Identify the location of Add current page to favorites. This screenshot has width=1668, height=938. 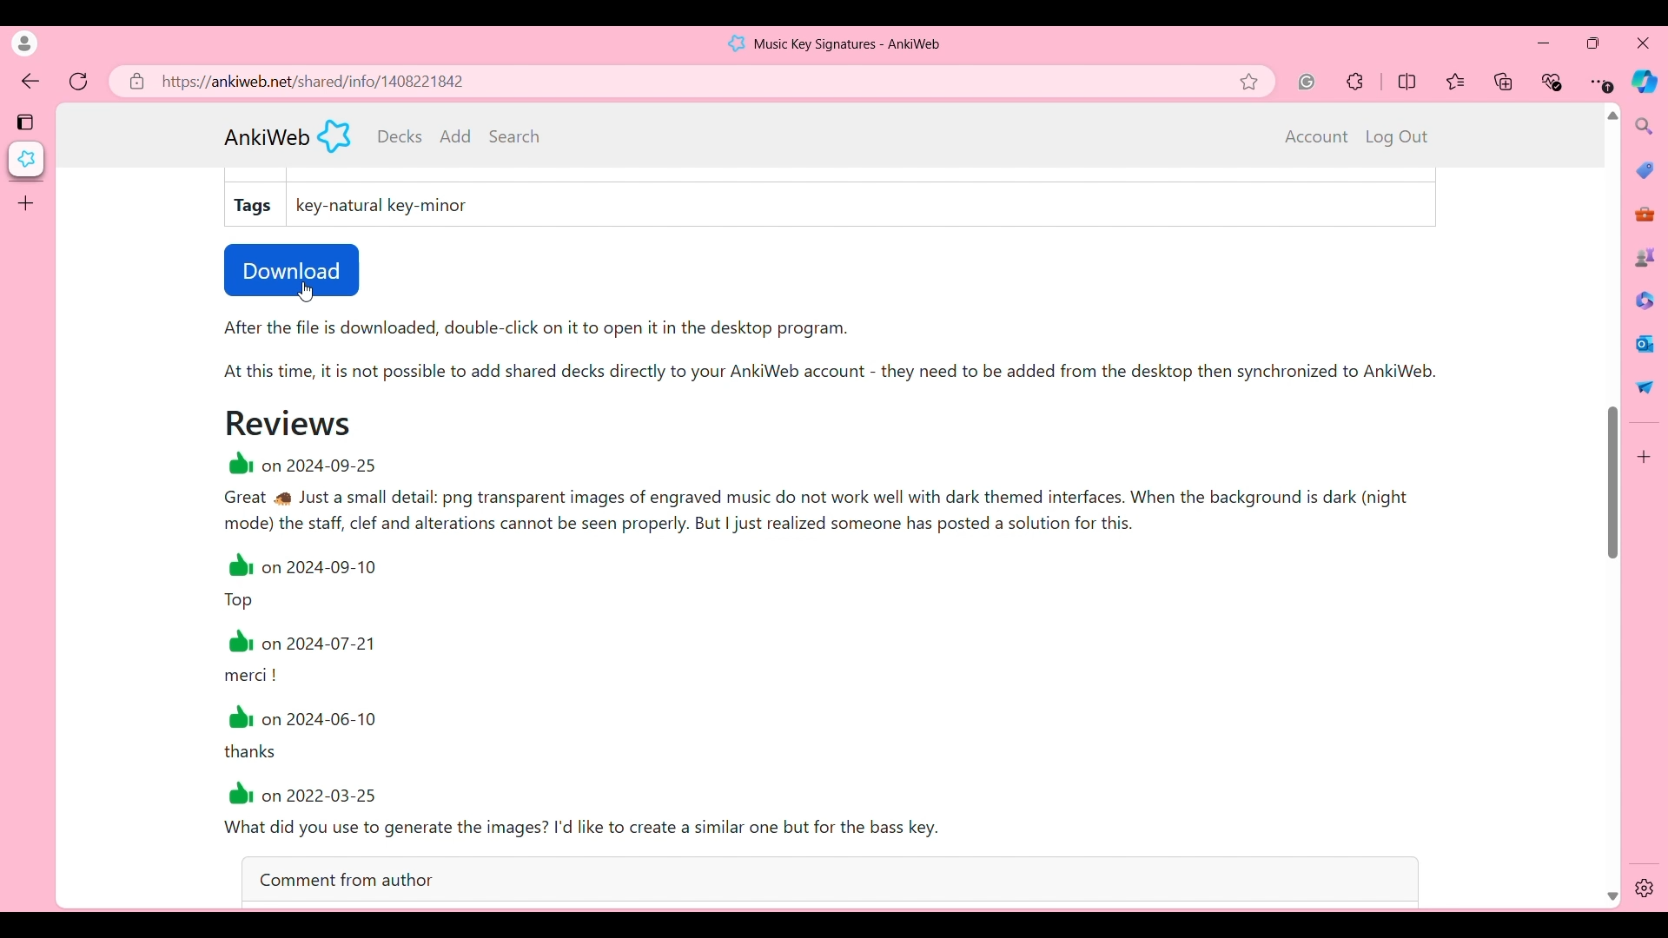
(1255, 82).